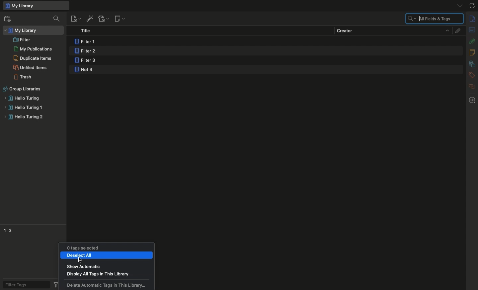 This screenshot has width=478, height=290. I want to click on Show automatic, so click(83, 267).